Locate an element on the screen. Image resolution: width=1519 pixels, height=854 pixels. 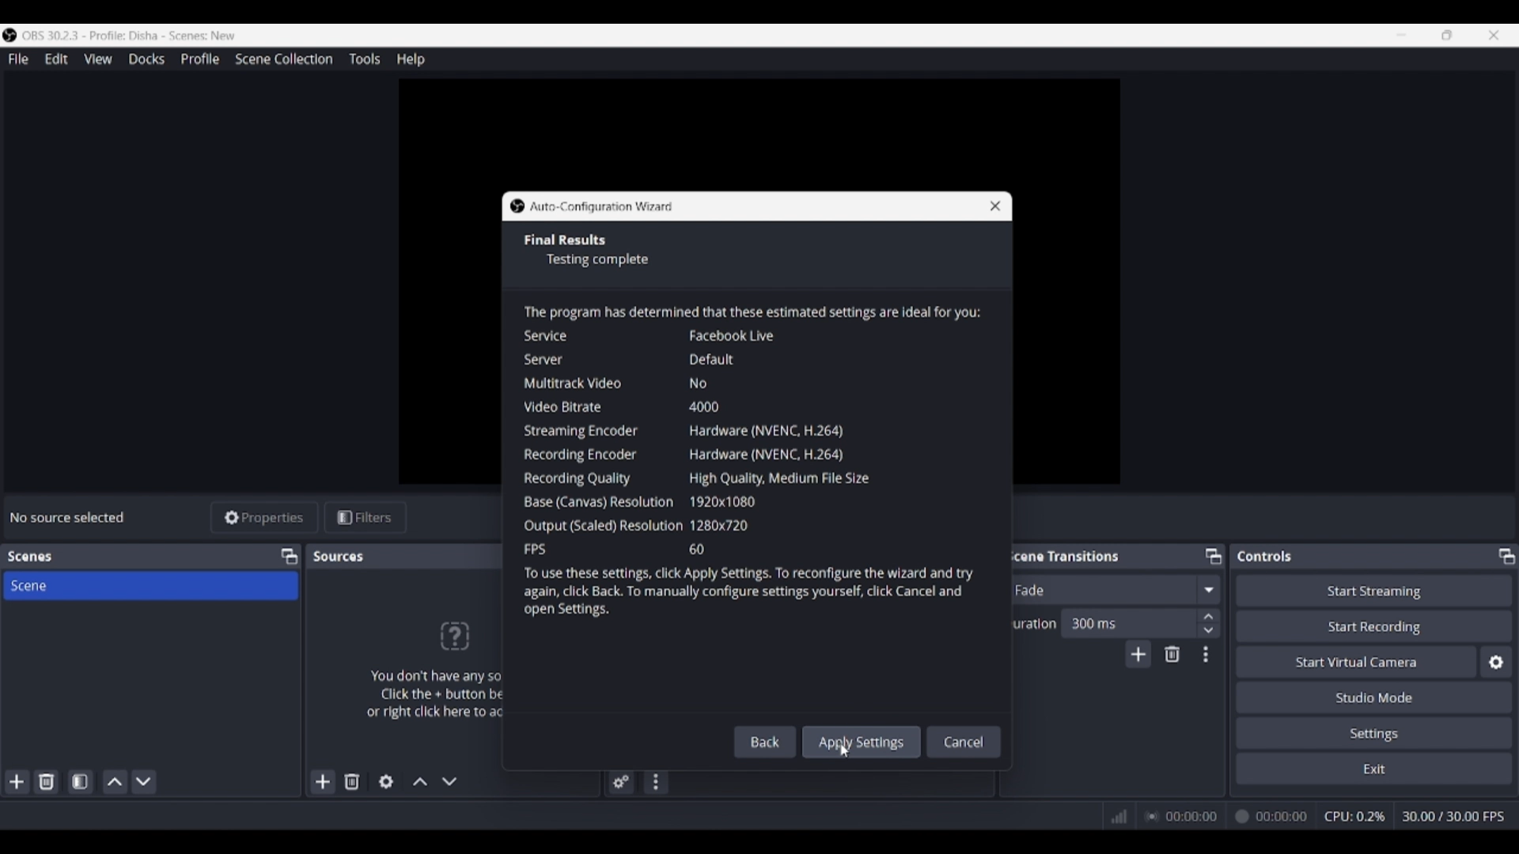
Section title and description is located at coordinates (589, 250).